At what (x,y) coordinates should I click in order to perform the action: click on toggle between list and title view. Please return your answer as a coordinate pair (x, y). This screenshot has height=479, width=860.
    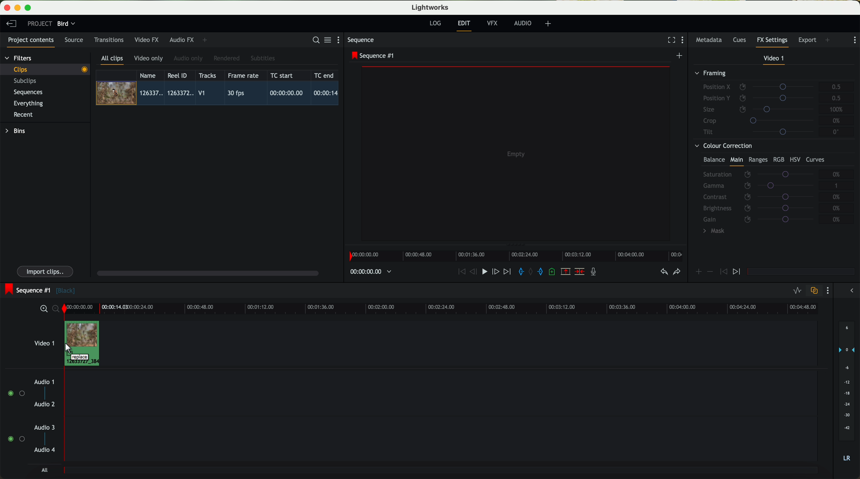
    Looking at the image, I should click on (327, 40).